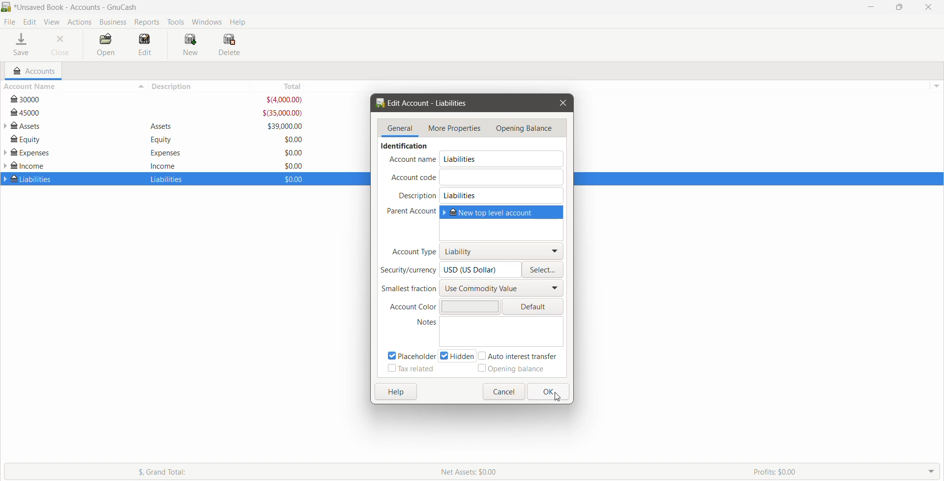  What do you see at coordinates (157, 113) in the screenshot?
I see `details of the account "45000"` at bounding box center [157, 113].